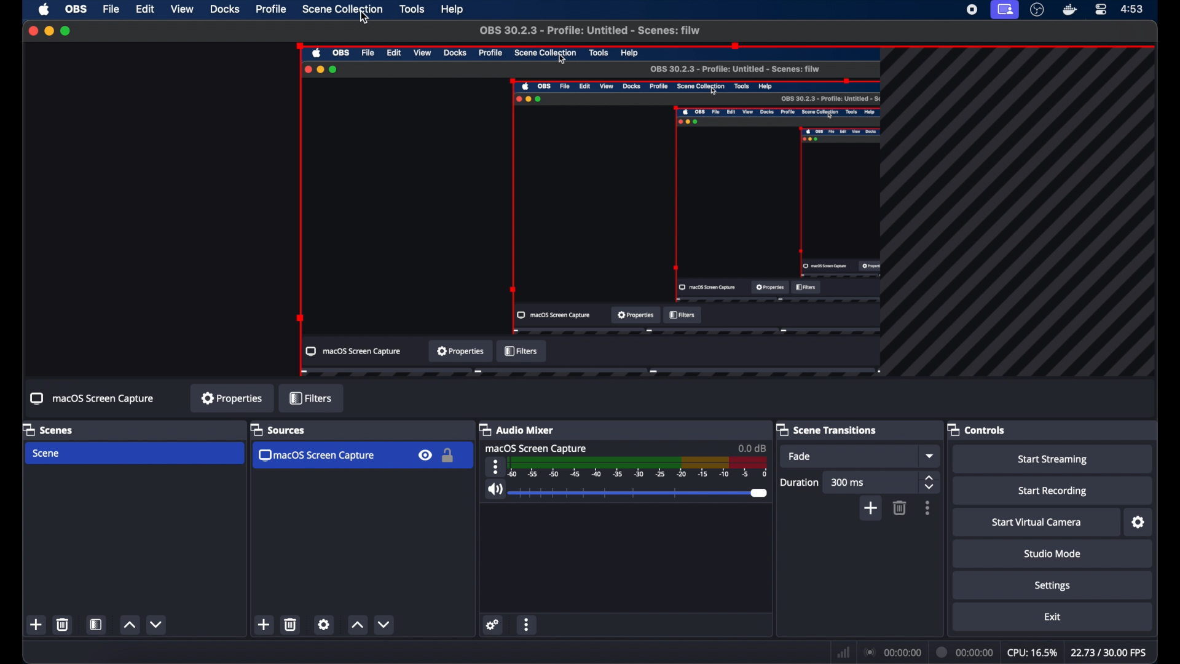 The image size is (1180, 664). Describe the element at coordinates (1112, 653) in the screenshot. I see `fps` at that location.